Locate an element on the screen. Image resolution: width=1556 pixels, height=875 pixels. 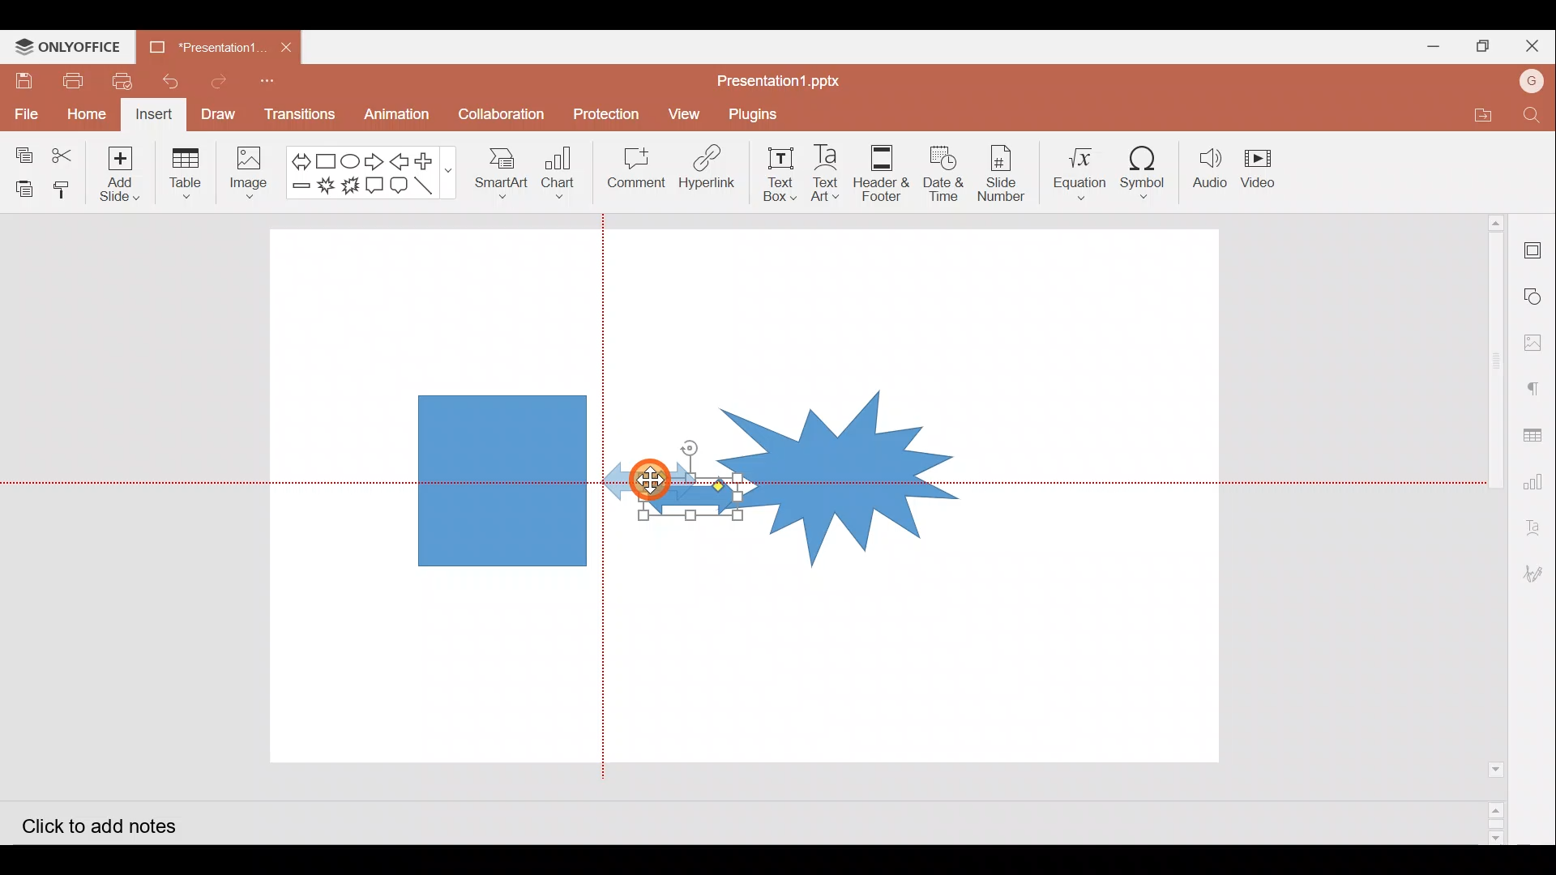
Slide number is located at coordinates (1002, 171).